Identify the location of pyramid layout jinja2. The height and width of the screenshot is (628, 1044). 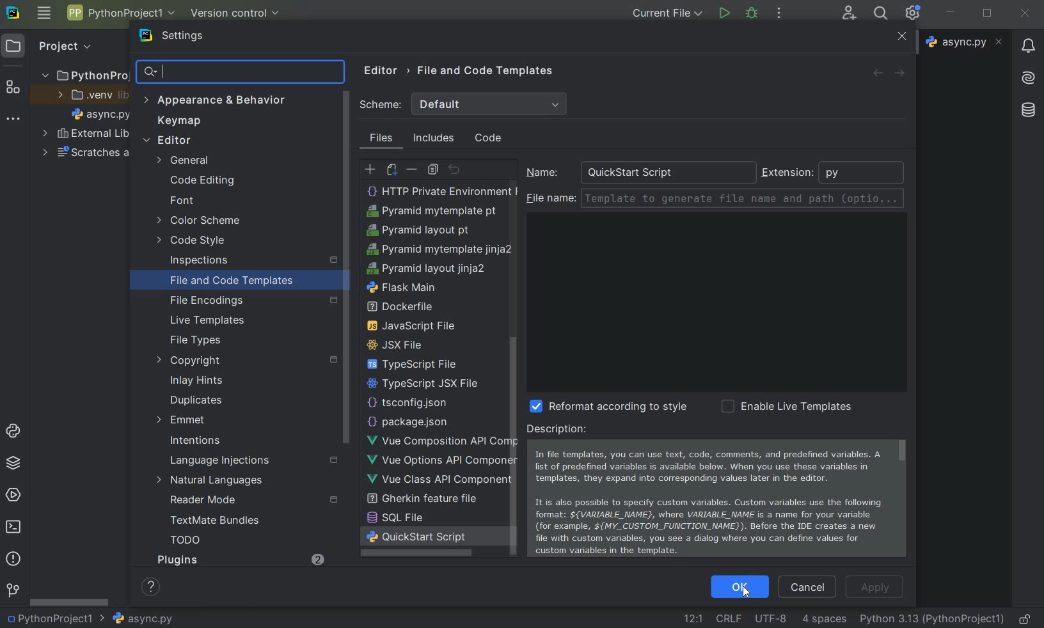
(424, 534).